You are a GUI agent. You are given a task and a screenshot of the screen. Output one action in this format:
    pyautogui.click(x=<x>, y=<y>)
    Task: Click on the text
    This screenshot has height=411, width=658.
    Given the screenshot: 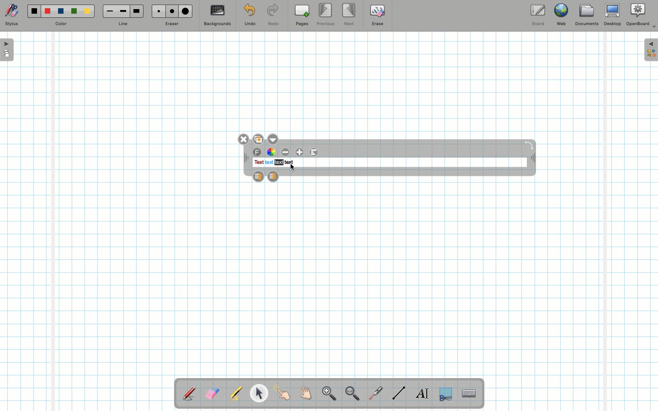 What is the action you would take?
    pyautogui.click(x=258, y=163)
    